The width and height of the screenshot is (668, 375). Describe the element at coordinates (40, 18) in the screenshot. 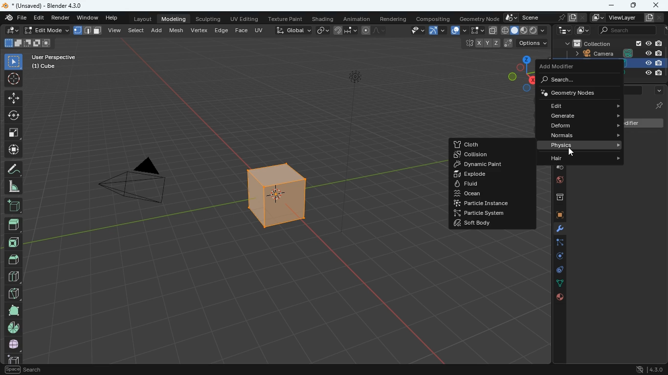

I see `edit` at that location.